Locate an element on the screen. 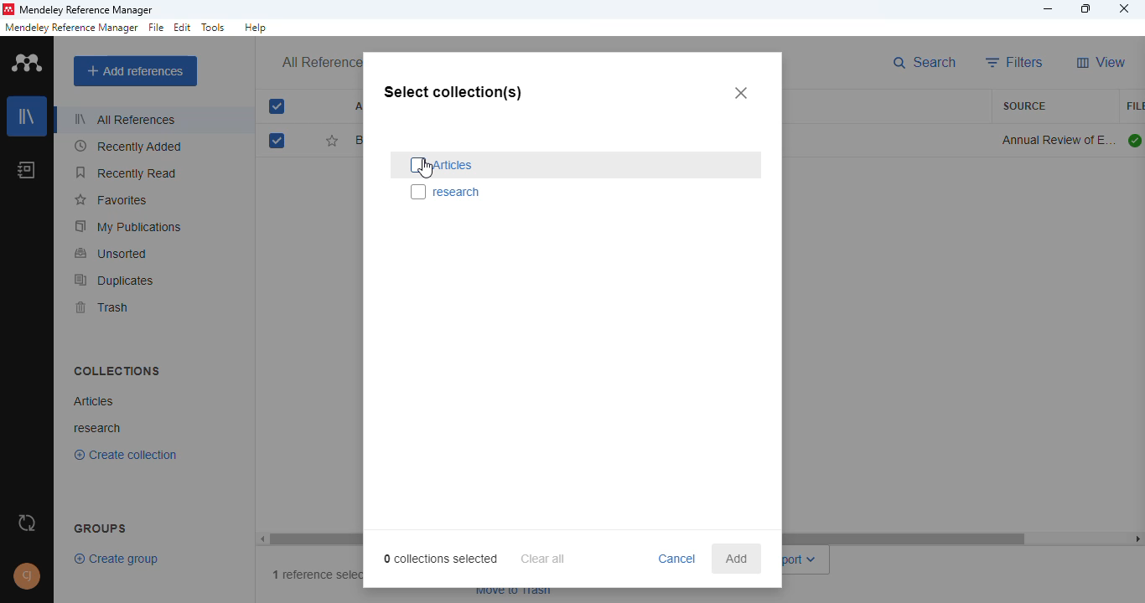 The width and height of the screenshot is (1145, 603). unsorted is located at coordinates (112, 254).